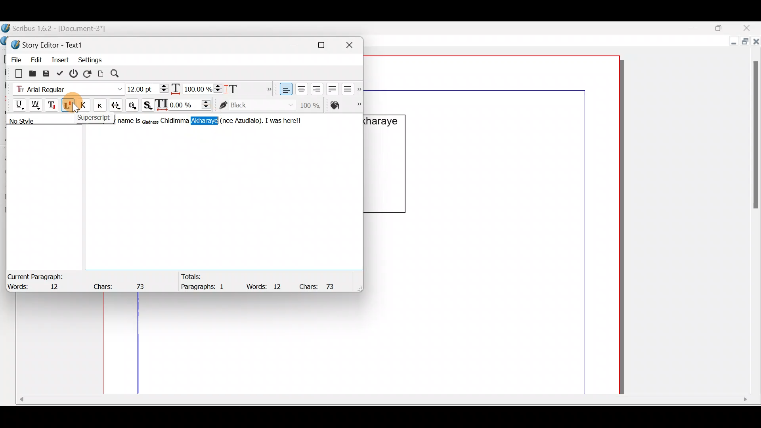  I want to click on Underline words only, so click(36, 105).